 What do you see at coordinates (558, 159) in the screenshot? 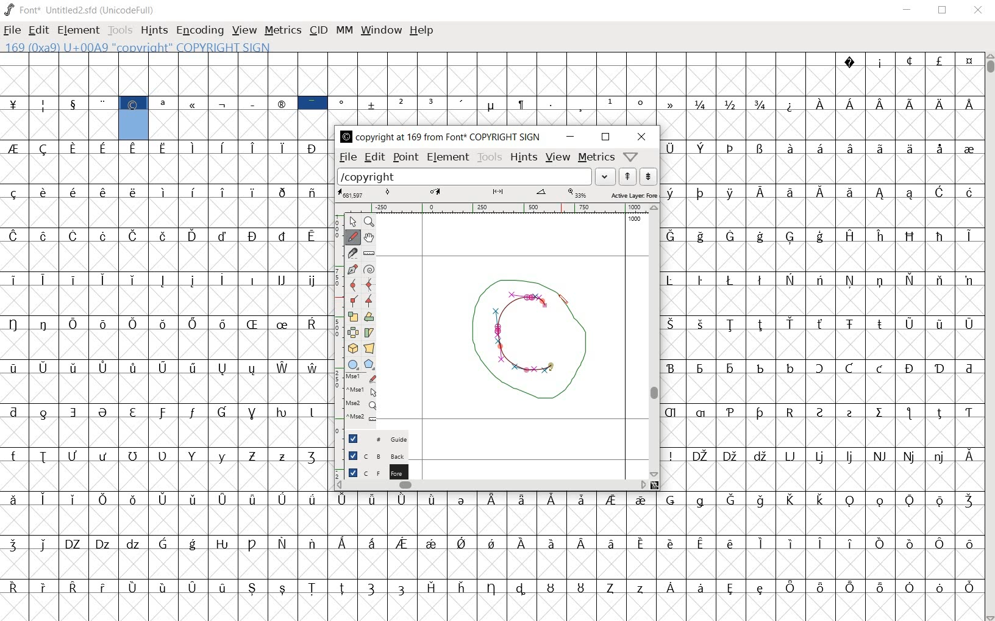
I see `view` at bounding box center [558, 159].